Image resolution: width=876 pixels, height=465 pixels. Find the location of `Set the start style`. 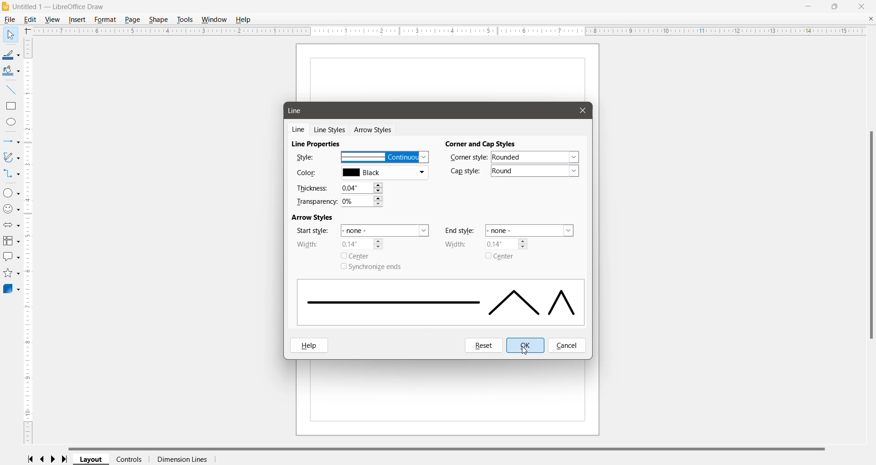

Set the start style is located at coordinates (384, 230).